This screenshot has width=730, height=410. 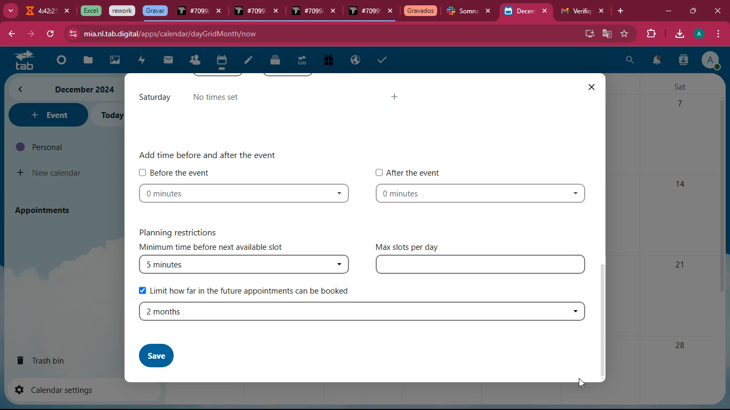 I want to click on user, so click(x=683, y=61).